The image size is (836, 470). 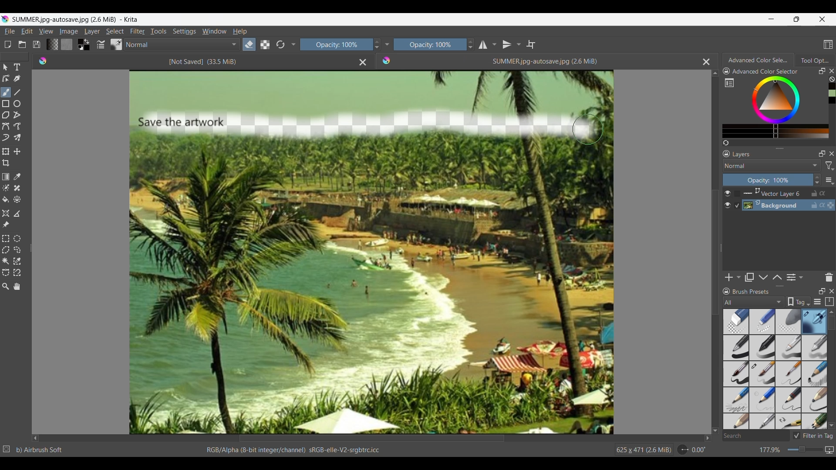 I want to click on Freehand selection tool, so click(x=17, y=250).